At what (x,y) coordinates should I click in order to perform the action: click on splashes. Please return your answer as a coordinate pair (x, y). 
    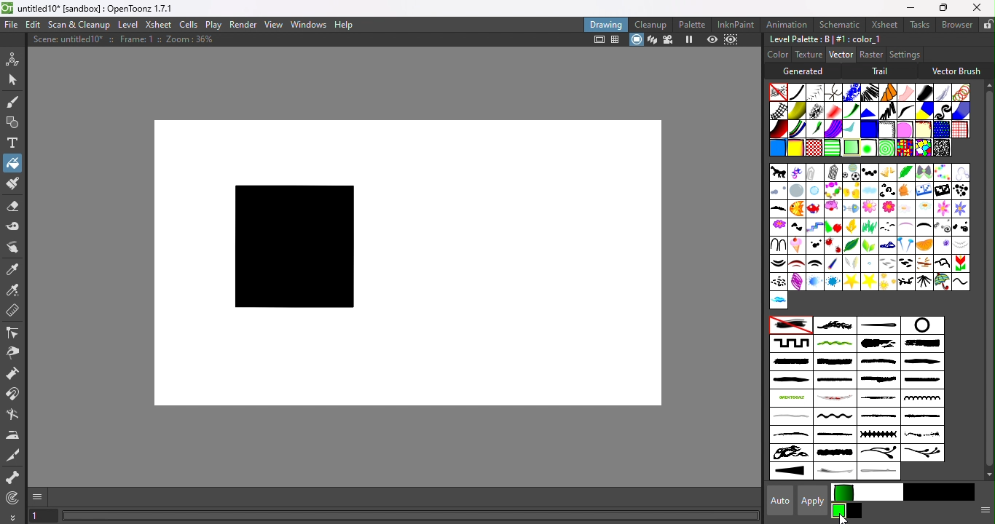
    Looking at the image, I should click on (922, 435).